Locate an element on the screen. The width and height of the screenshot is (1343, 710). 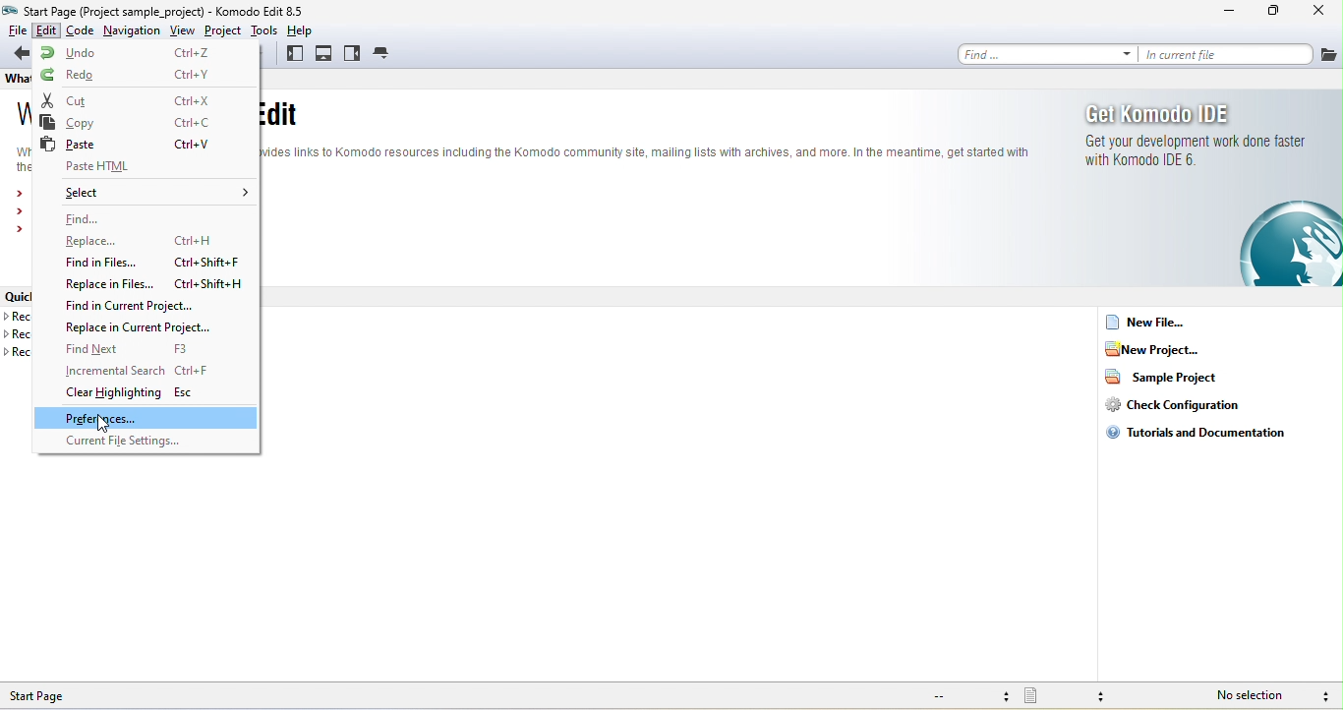
minimize is located at coordinates (1214, 11).